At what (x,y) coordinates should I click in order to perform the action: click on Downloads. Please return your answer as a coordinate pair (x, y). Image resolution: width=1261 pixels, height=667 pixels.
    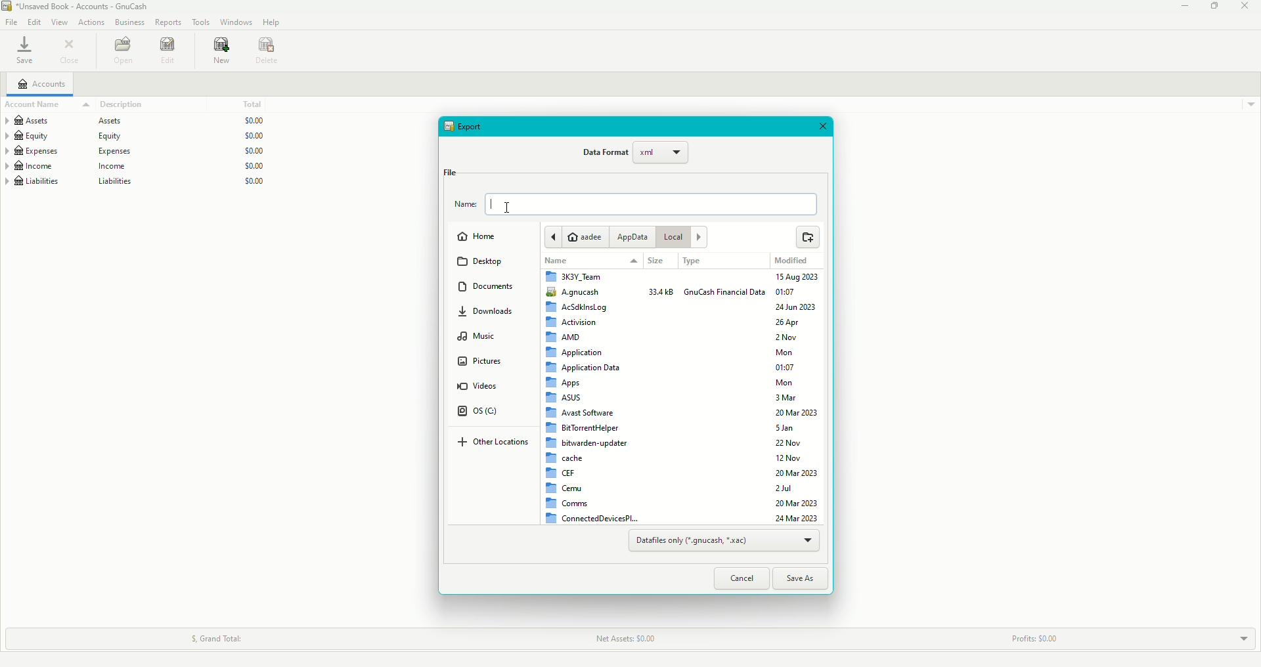
    Looking at the image, I should click on (493, 315).